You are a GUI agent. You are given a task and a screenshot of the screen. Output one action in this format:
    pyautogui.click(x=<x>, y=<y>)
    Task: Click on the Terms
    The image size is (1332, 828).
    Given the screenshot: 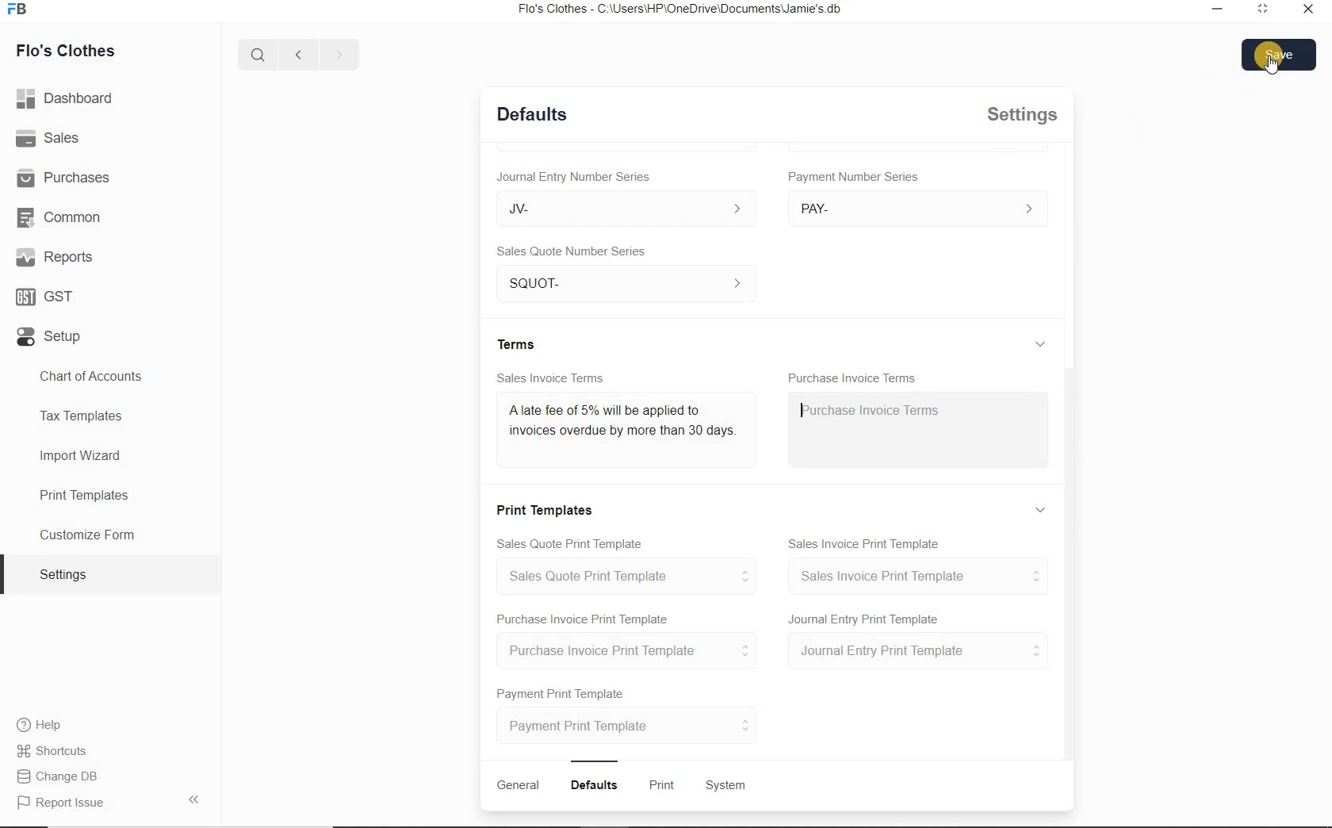 What is the action you would take?
    pyautogui.click(x=519, y=343)
    